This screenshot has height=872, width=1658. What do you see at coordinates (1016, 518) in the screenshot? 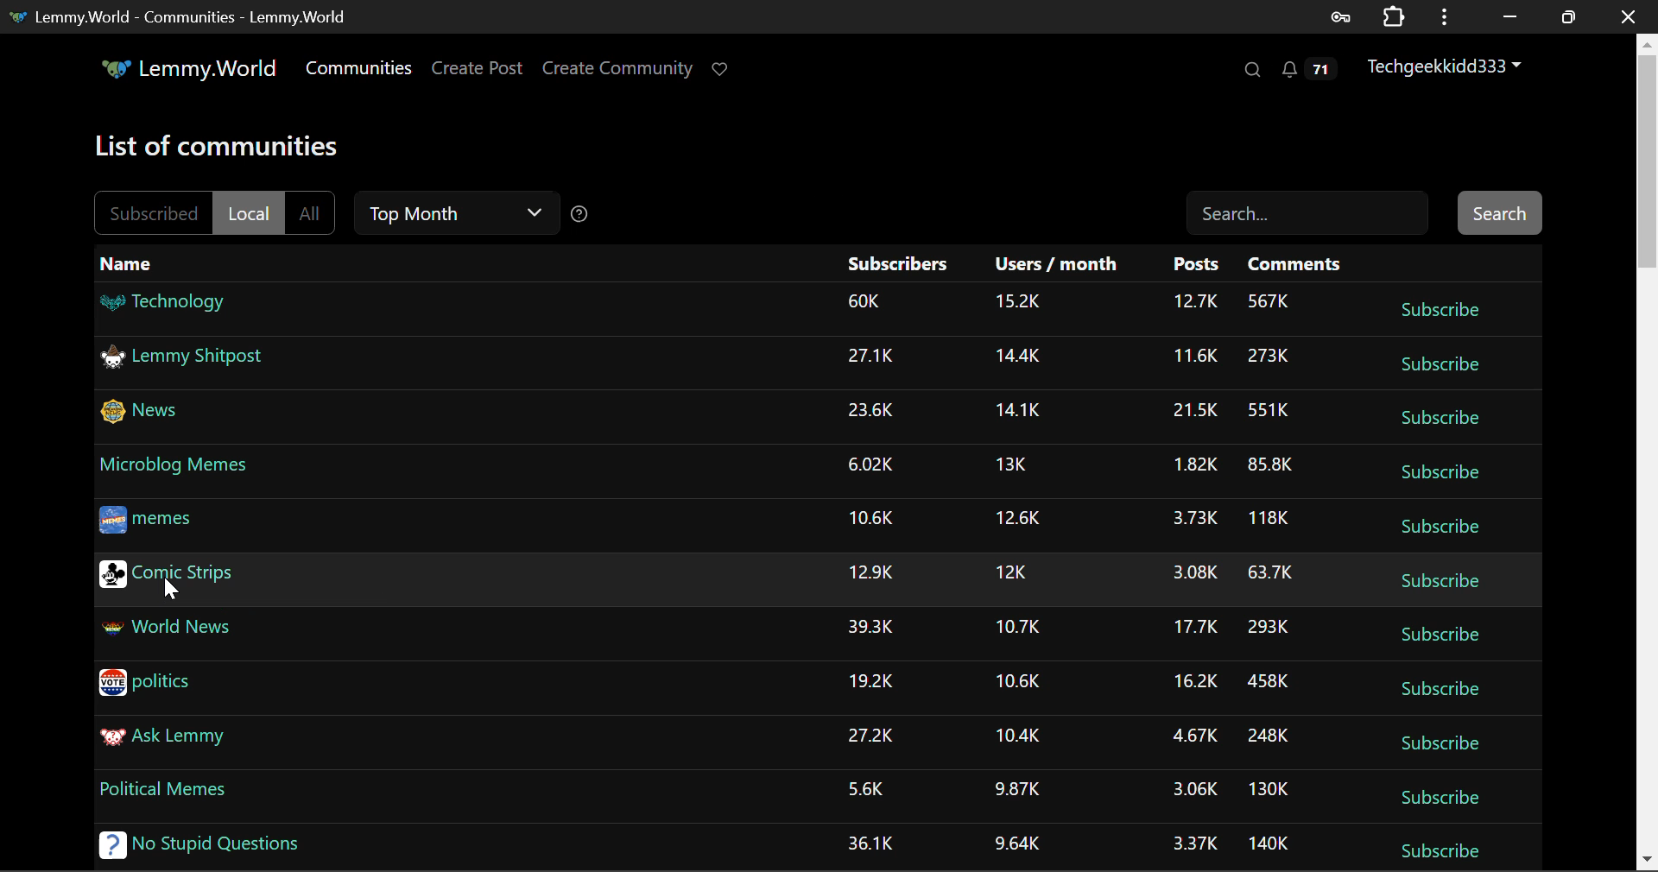
I see `12.6K` at bounding box center [1016, 518].